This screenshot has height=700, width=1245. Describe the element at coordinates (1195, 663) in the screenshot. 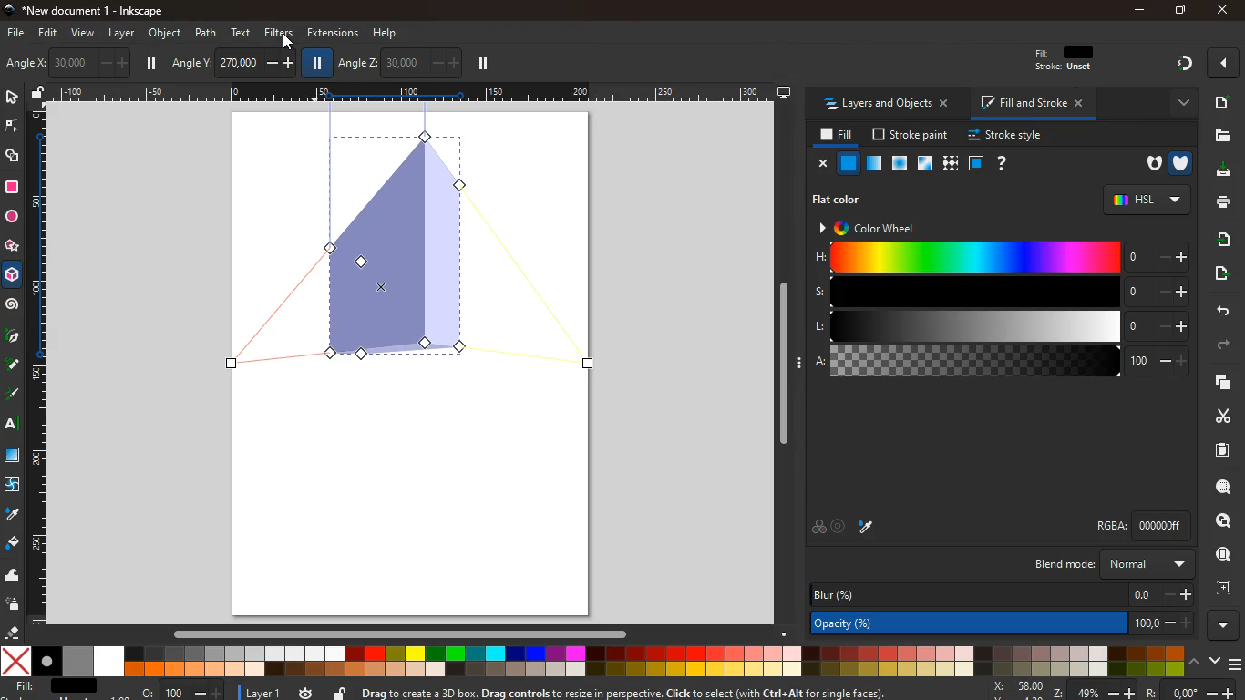

I see `up` at that location.